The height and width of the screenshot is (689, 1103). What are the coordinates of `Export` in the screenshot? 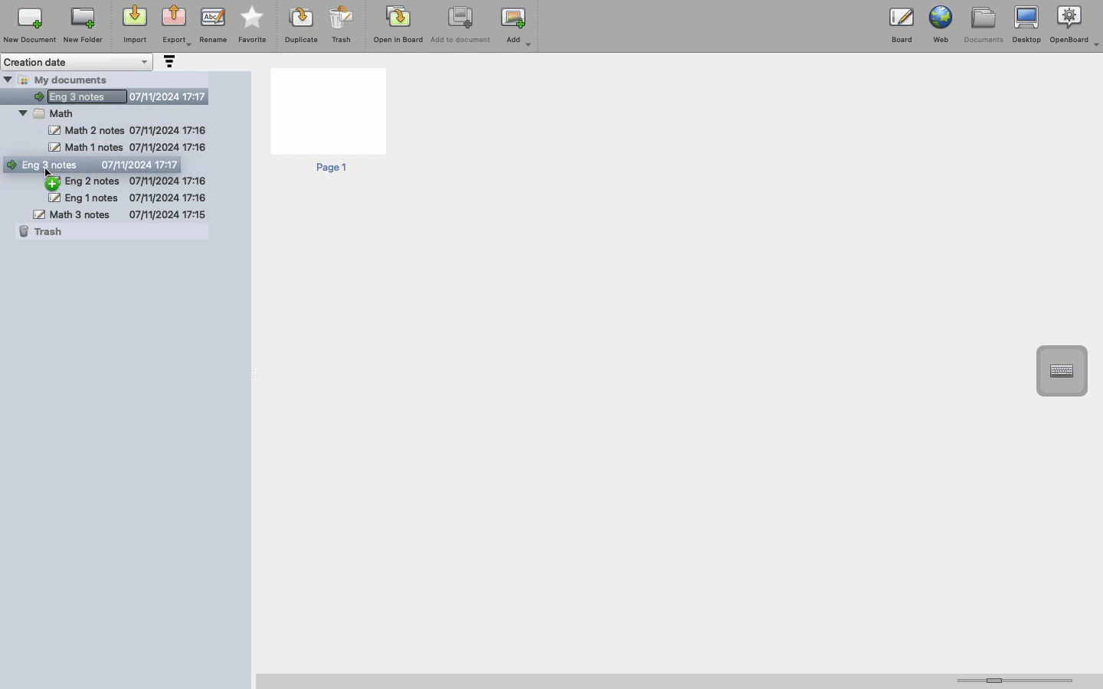 It's located at (176, 27).